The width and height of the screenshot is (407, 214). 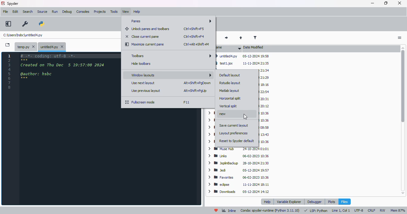 I want to click on projects, so click(x=100, y=12).